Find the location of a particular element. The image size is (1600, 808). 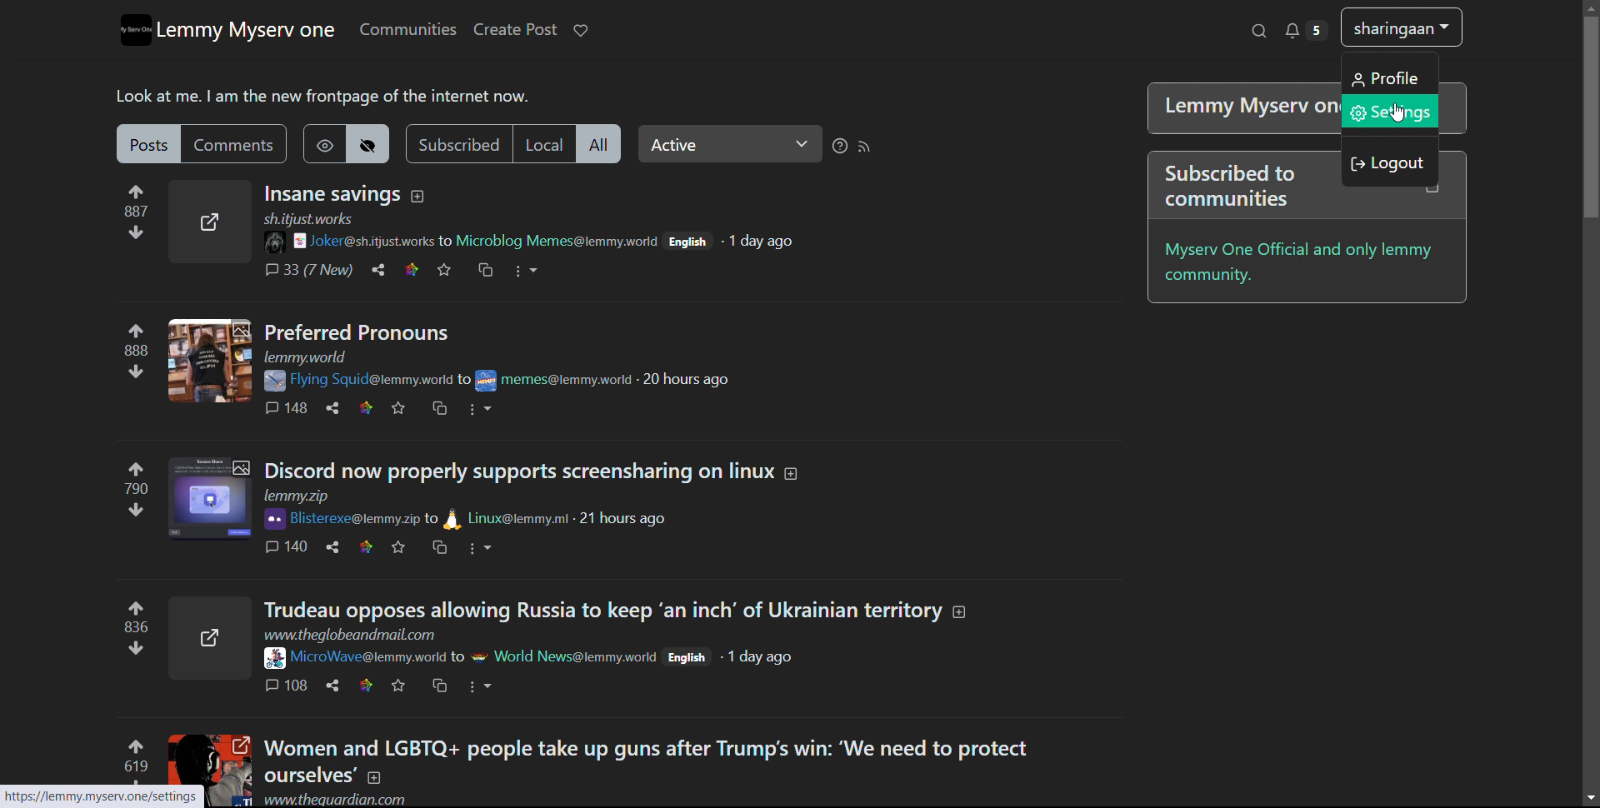

share is located at coordinates (332, 407).